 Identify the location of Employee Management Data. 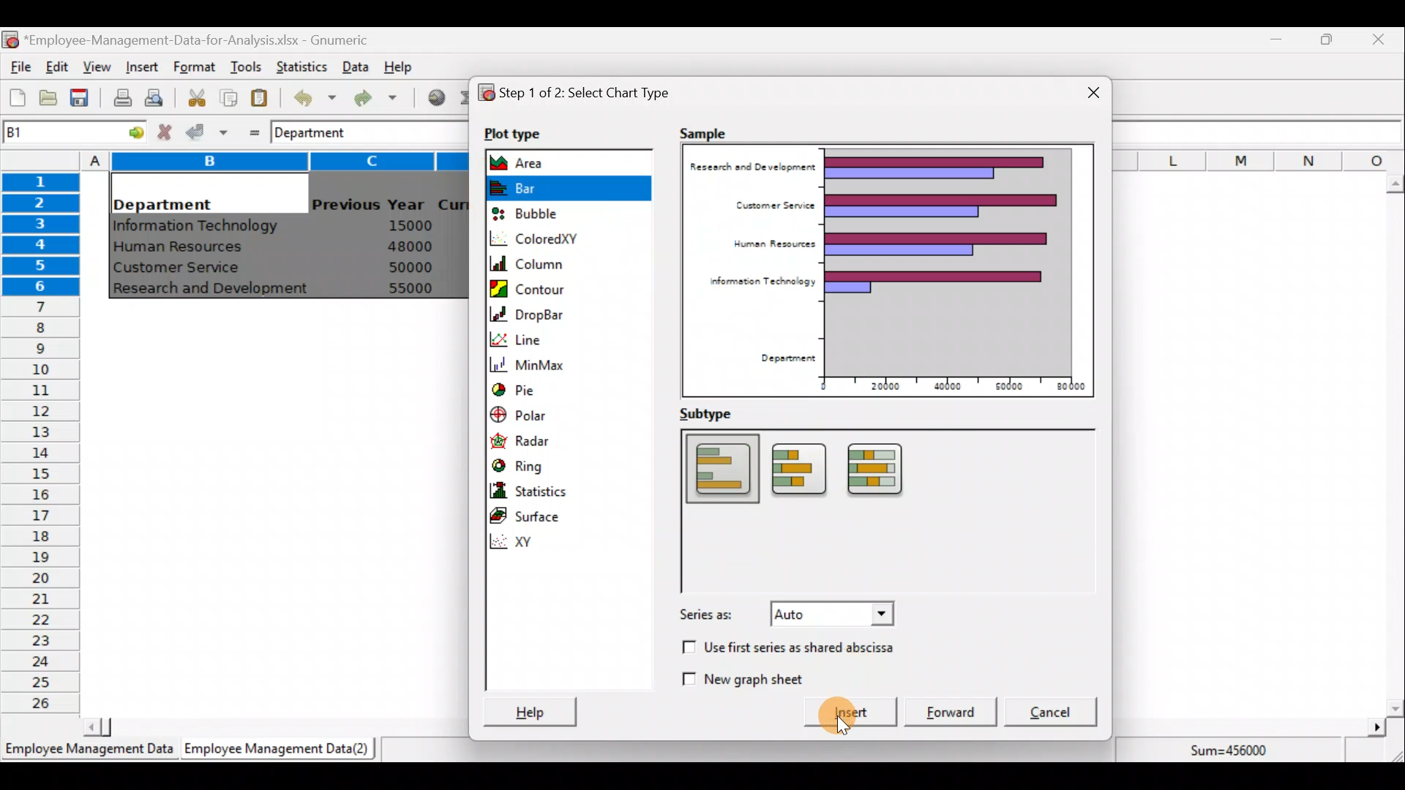
(88, 752).